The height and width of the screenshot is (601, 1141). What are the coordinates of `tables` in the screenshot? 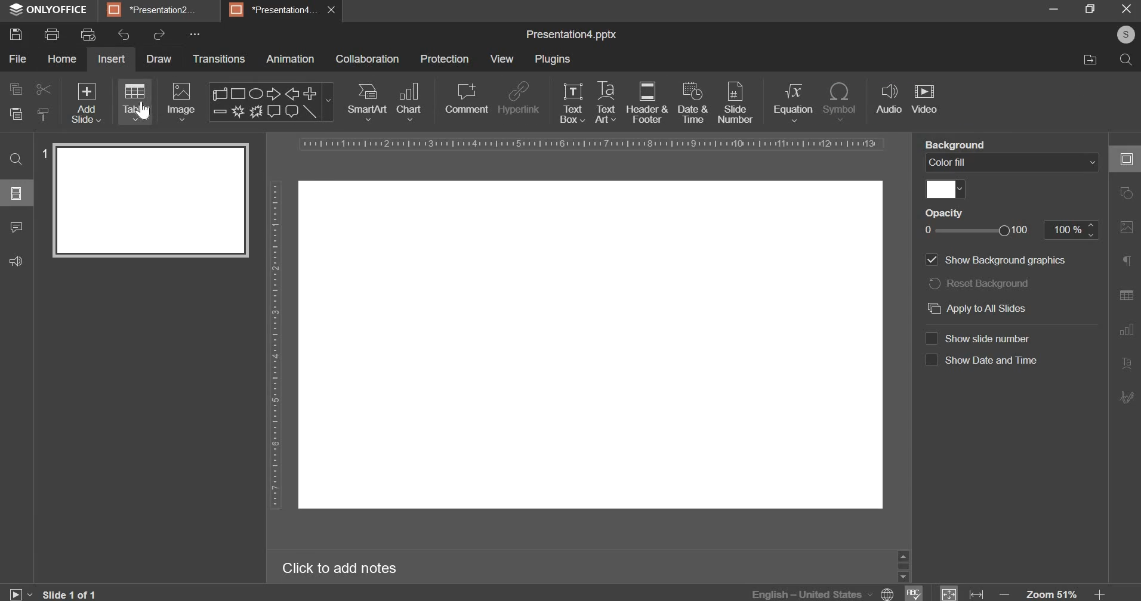 It's located at (135, 101).